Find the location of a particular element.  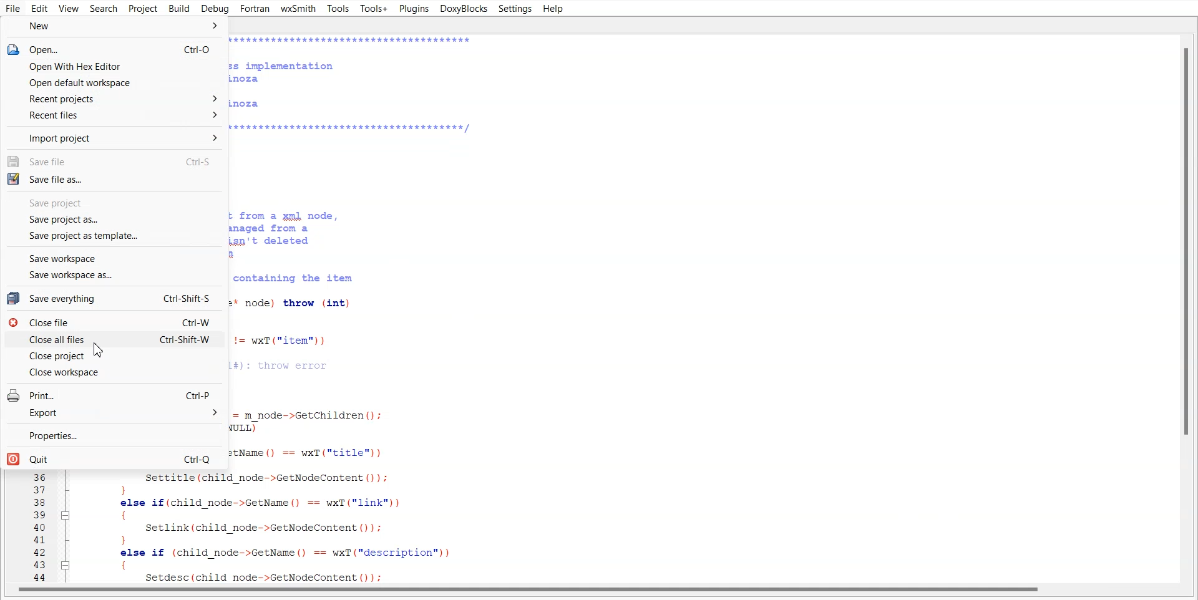

Import project is located at coordinates (114, 137).